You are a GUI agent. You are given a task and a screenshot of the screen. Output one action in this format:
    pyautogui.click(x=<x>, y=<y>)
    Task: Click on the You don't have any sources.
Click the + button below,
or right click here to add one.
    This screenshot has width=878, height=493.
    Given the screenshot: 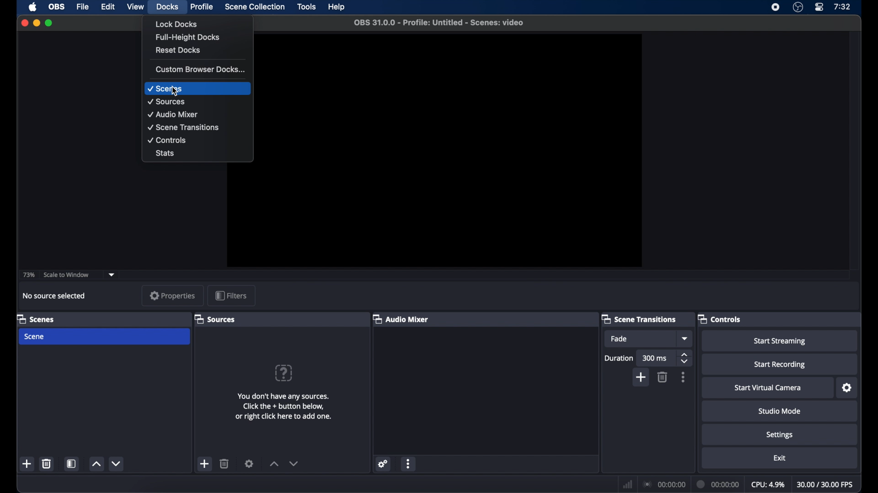 What is the action you would take?
    pyautogui.click(x=285, y=406)
    